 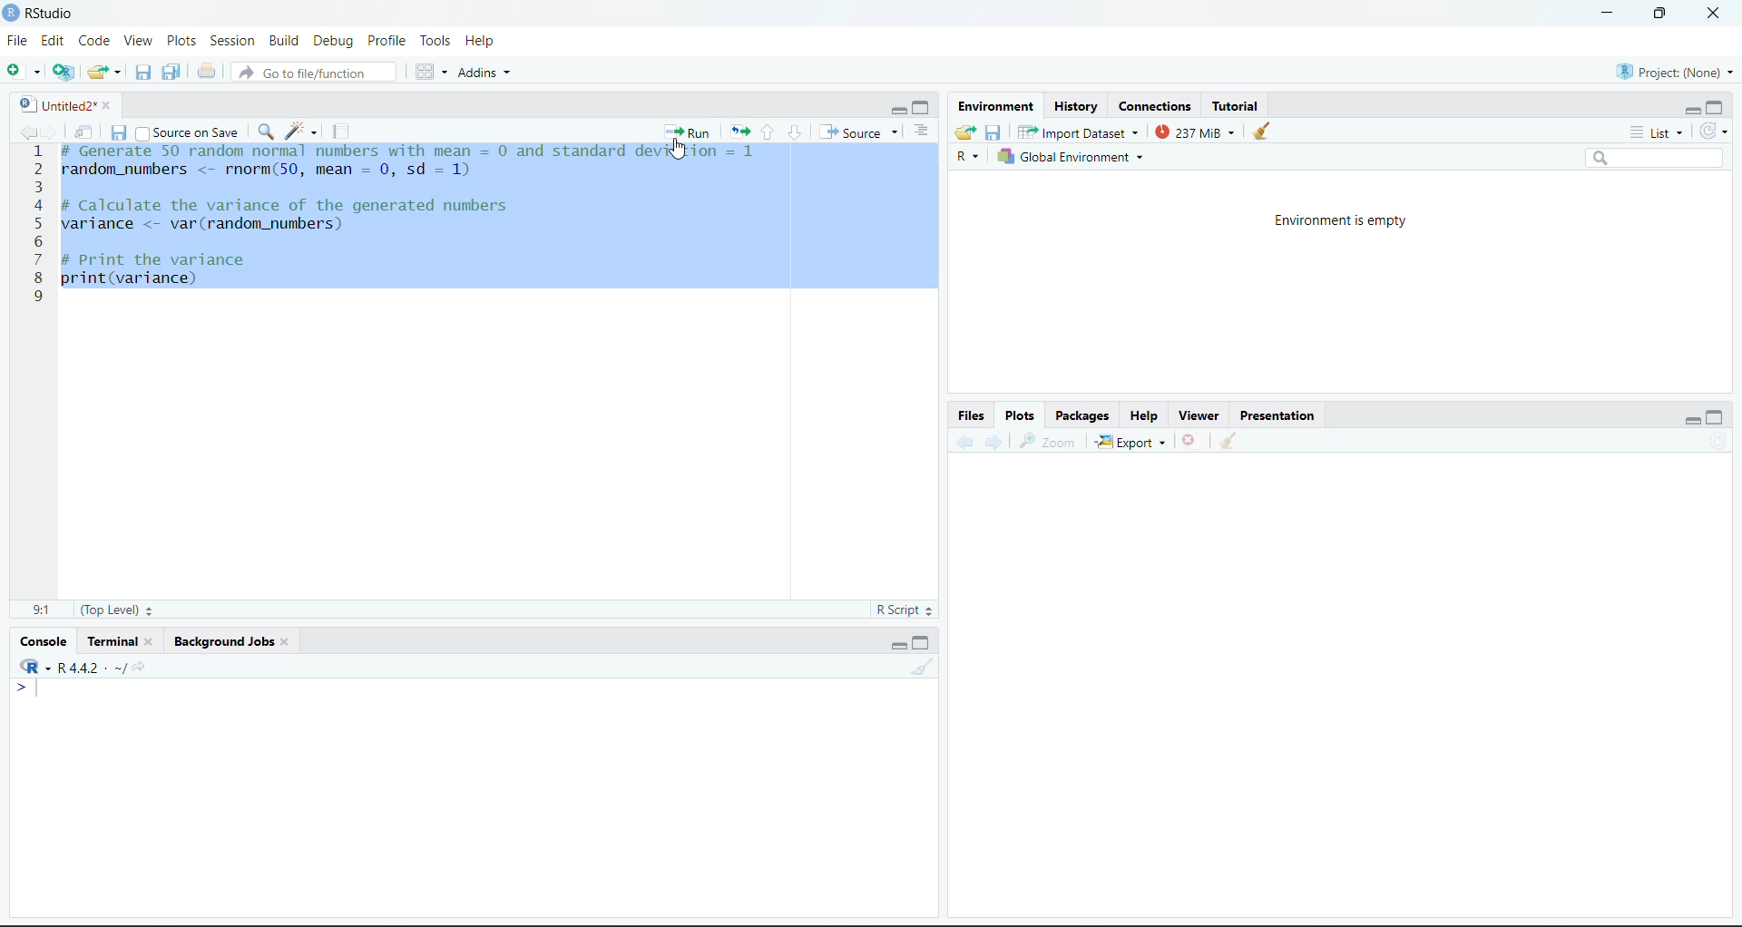 I want to click on close, so click(x=1715, y=14).